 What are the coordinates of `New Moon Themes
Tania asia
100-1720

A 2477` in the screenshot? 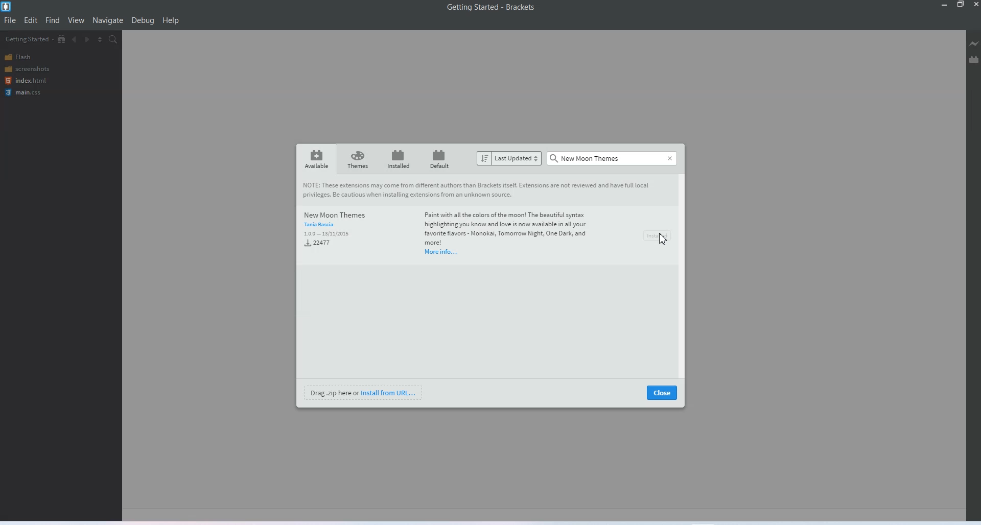 It's located at (338, 229).